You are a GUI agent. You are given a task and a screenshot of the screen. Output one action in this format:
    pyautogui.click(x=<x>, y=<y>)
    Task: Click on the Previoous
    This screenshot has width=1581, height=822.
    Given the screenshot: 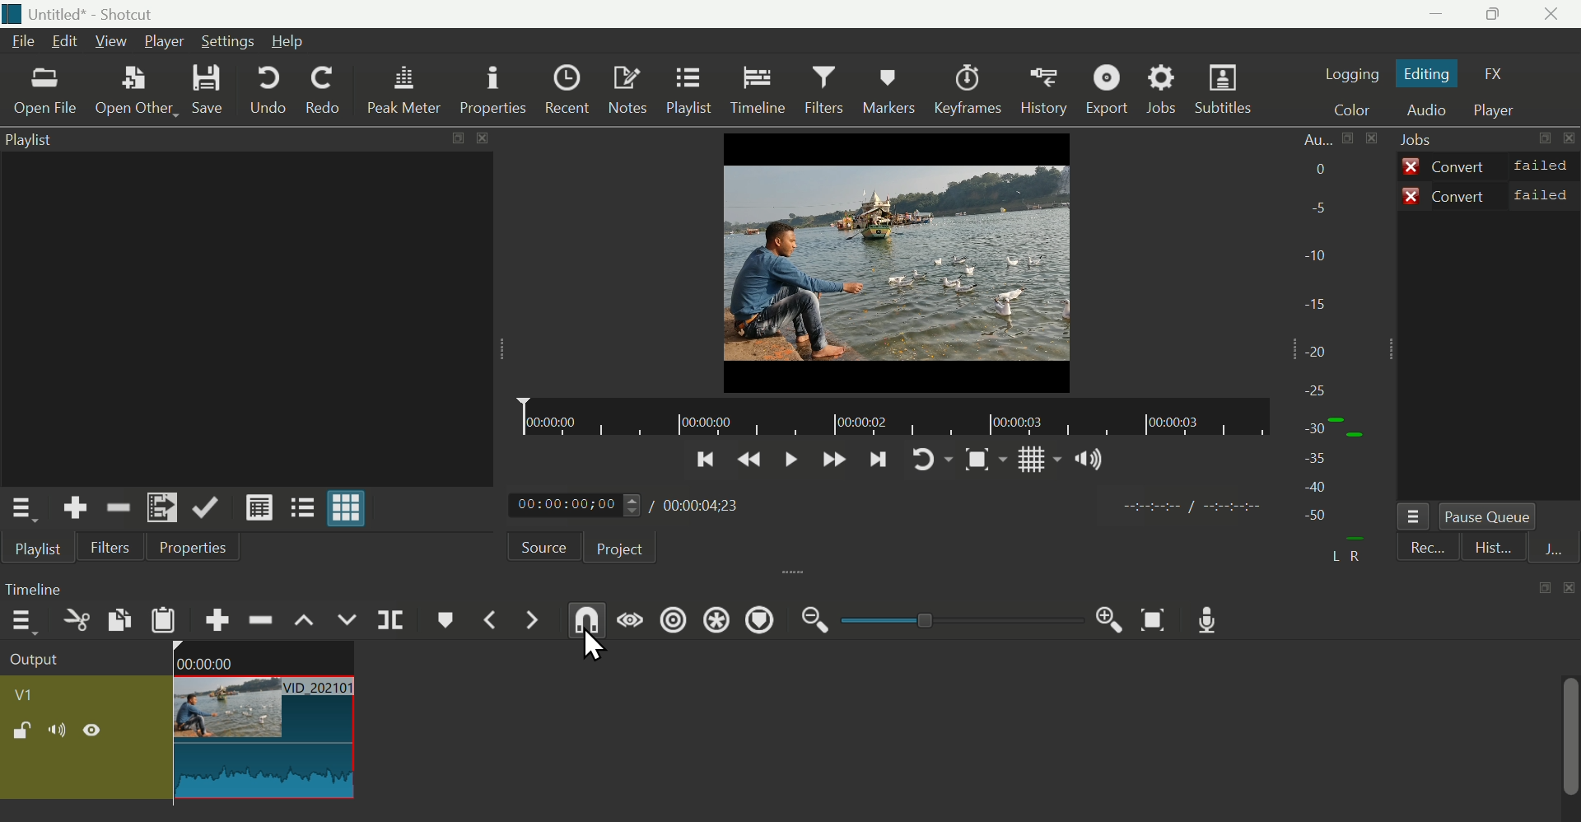 What is the action you would take?
    pyautogui.click(x=705, y=464)
    